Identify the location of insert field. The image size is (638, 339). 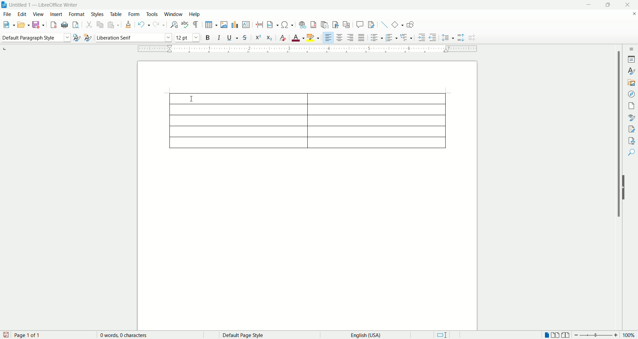
(273, 24).